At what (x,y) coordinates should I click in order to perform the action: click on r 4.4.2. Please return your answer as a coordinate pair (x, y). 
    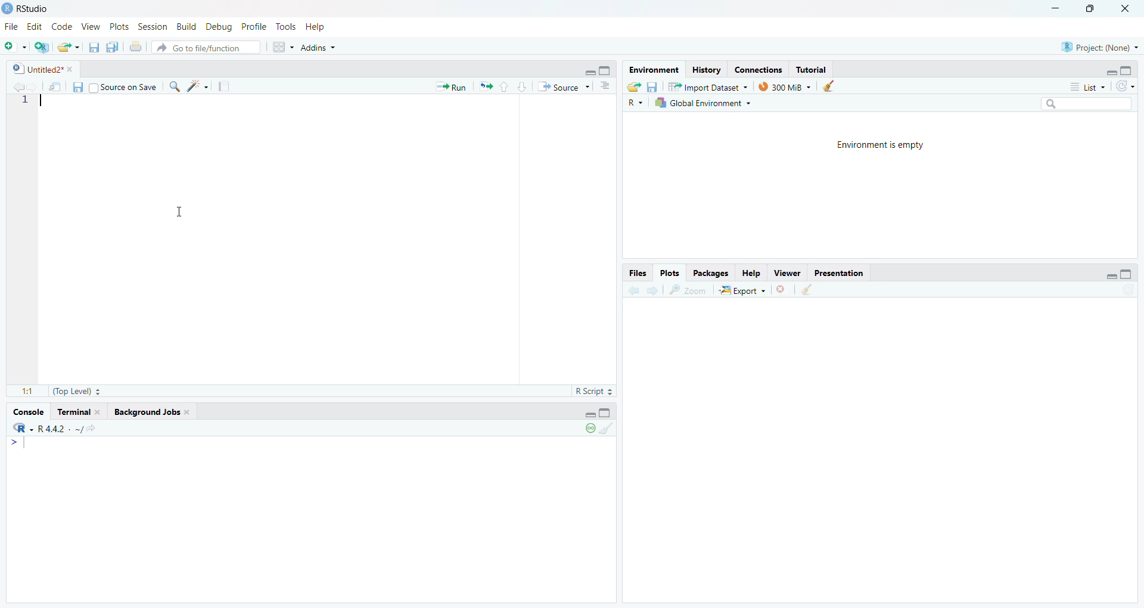
    Looking at the image, I should click on (60, 427).